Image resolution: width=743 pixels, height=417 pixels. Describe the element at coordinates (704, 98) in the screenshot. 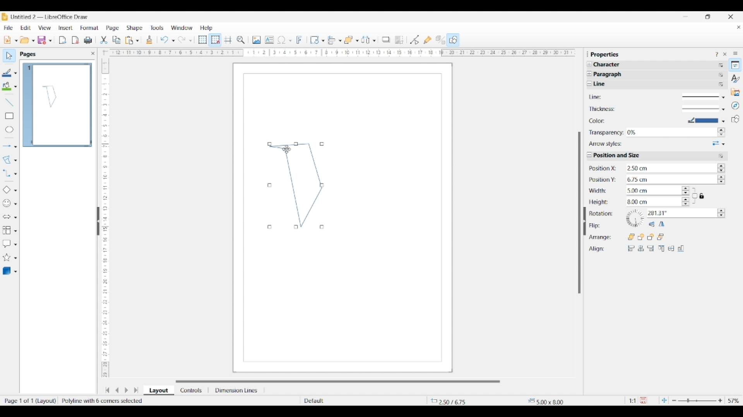

I see `Line options` at that location.